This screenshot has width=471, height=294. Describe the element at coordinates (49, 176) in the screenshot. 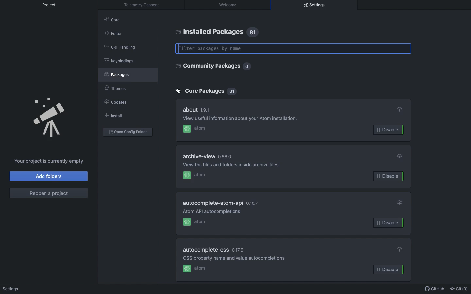

I see `Add folders` at that location.